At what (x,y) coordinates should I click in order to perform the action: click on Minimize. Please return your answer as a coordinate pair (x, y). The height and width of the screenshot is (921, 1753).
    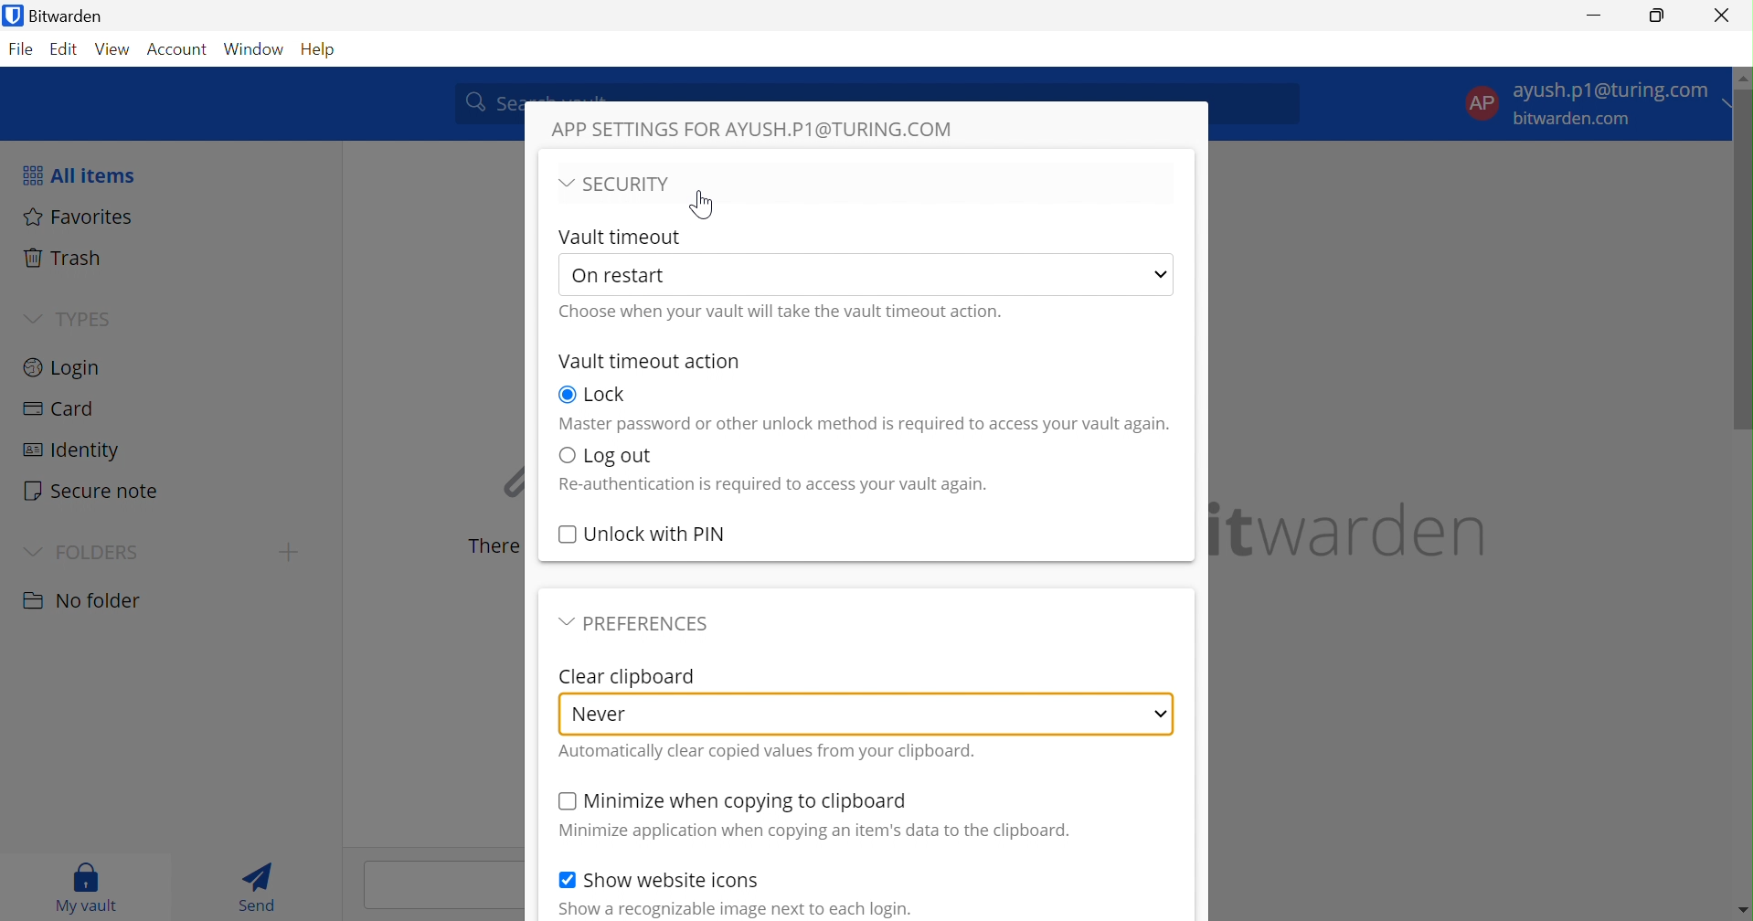
    Looking at the image, I should click on (1590, 19).